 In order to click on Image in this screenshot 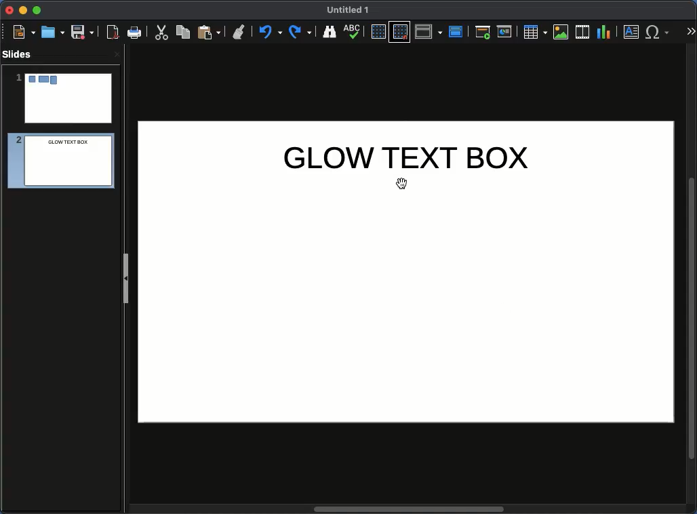, I will do `click(561, 32)`.